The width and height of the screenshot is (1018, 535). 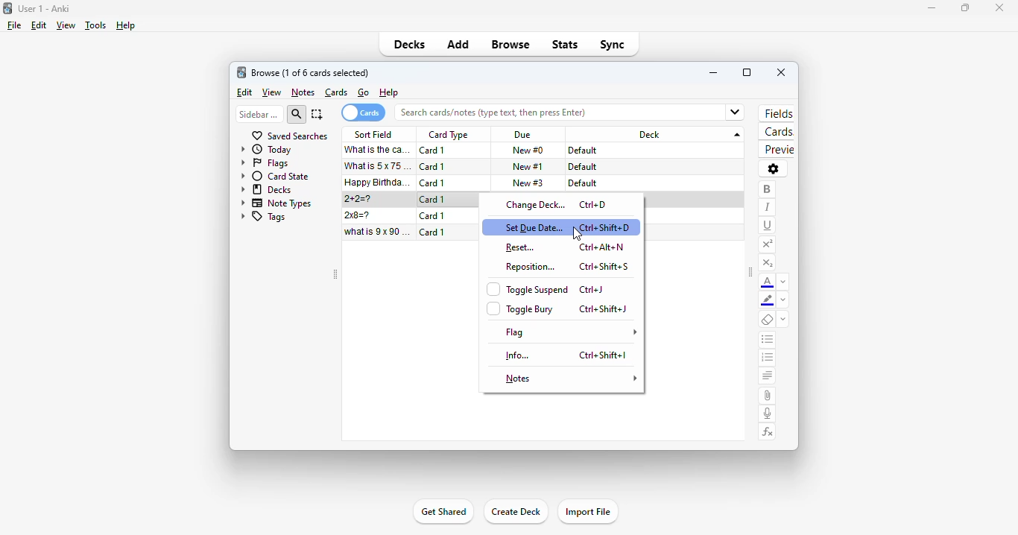 What do you see at coordinates (374, 134) in the screenshot?
I see `sort field` at bounding box center [374, 134].